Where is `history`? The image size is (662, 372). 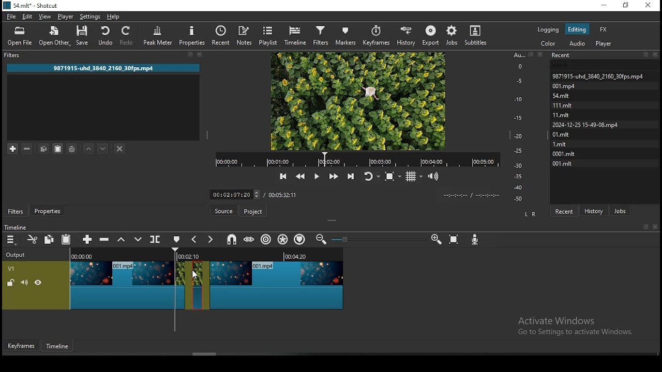 history is located at coordinates (595, 210).